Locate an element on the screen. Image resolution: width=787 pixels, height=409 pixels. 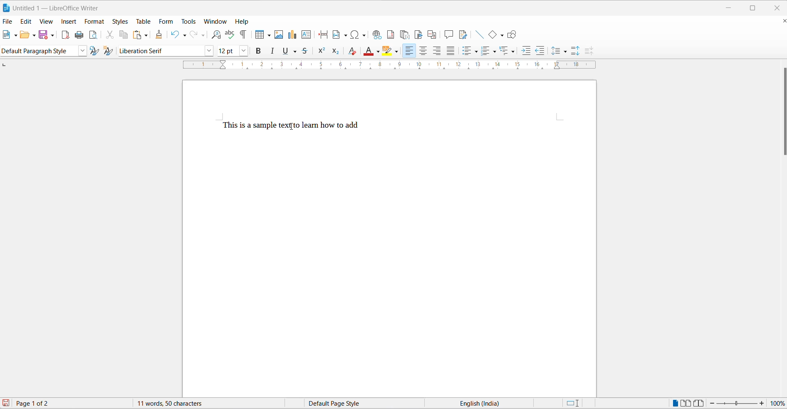
decrease zoom is located at coordinates (712, 403).